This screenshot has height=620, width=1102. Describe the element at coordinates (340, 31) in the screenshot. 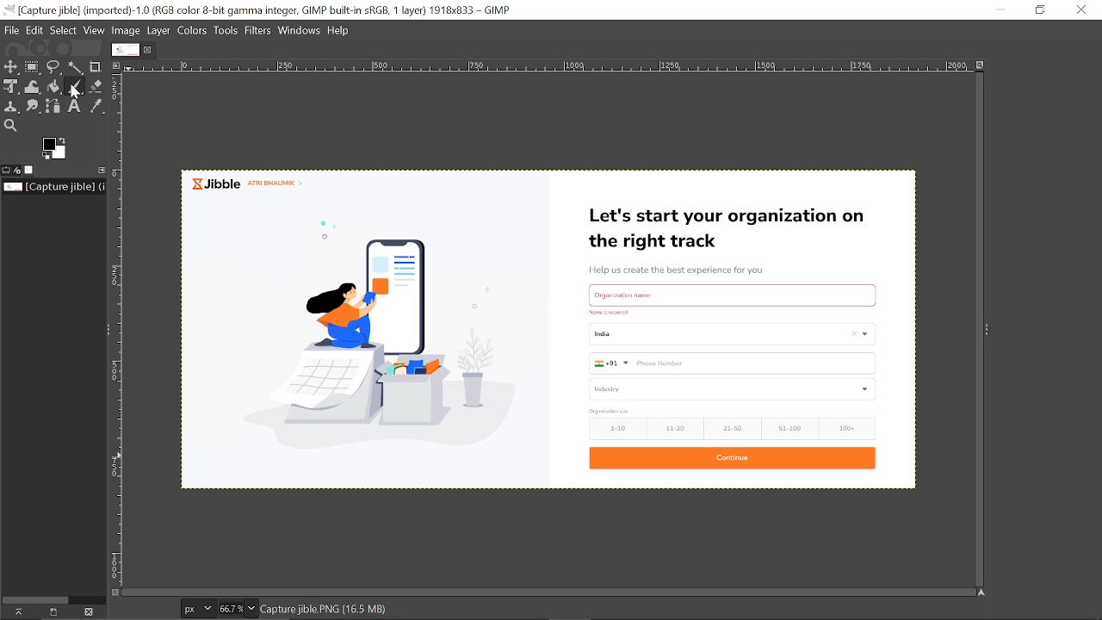

I see `Help` at that location.